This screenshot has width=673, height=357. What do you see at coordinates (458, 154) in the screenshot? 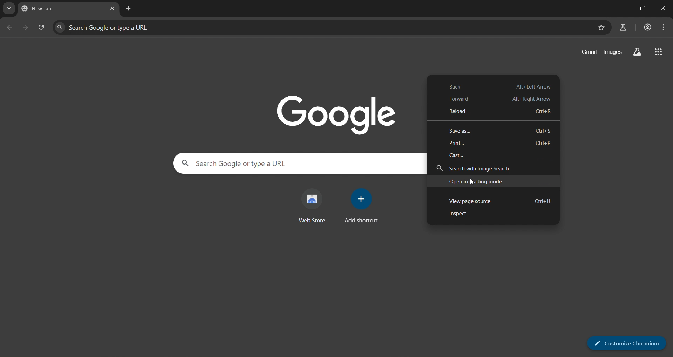
I see `cast` at bounding box center [458, 154].